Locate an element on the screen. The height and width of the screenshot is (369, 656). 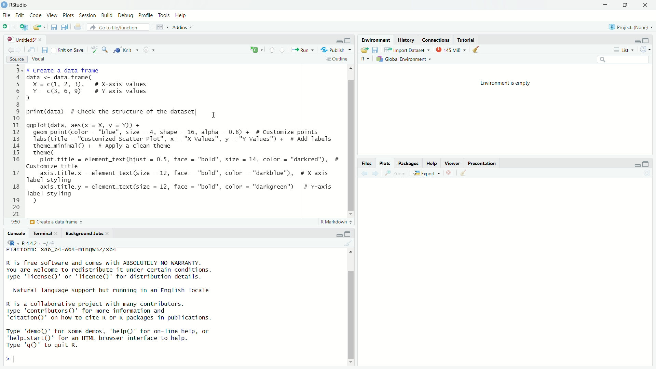
Maximize is located at coordinates (348, 234).